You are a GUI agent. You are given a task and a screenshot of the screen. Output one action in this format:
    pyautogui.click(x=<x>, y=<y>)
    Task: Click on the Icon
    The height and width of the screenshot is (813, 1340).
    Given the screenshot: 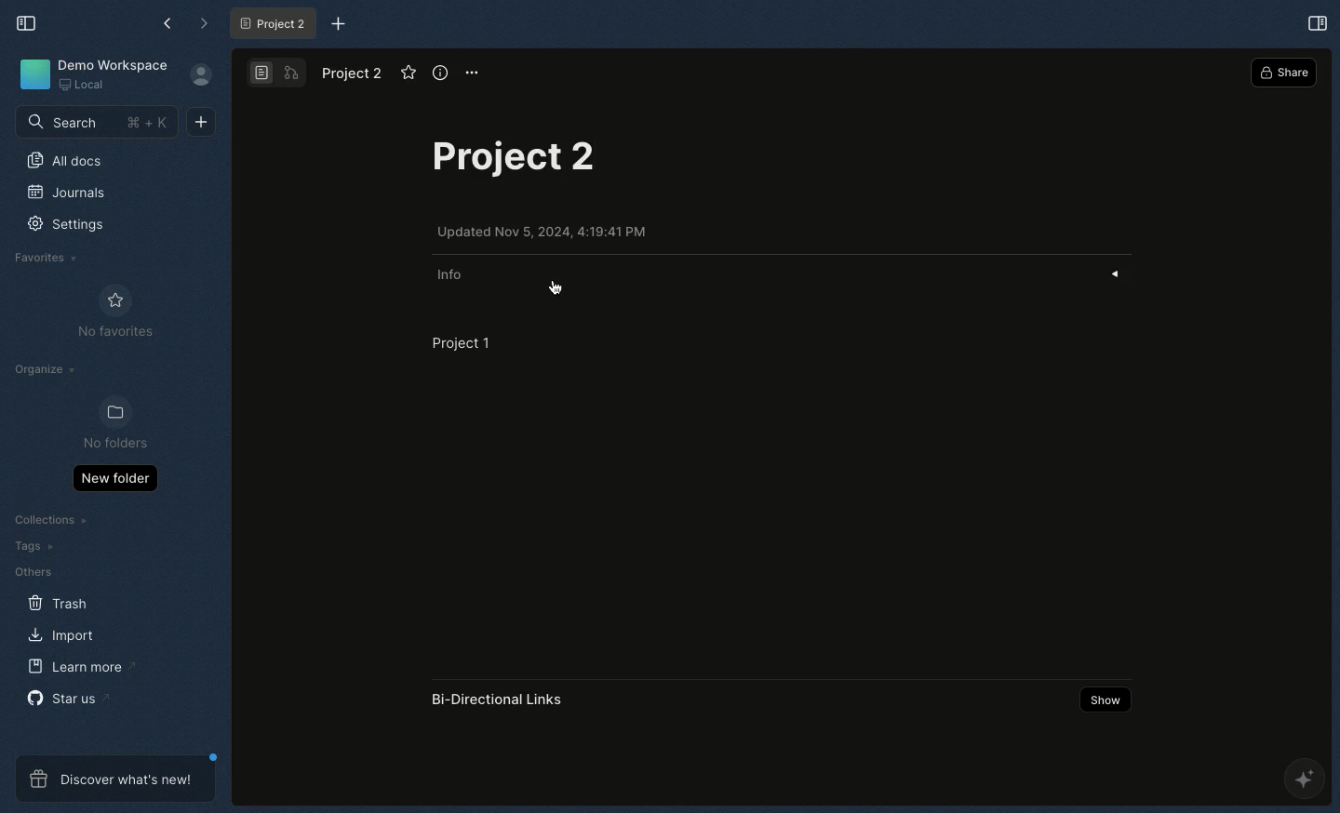 What is the action you would take?
    pyautogui.click(x=31, y=74)
    